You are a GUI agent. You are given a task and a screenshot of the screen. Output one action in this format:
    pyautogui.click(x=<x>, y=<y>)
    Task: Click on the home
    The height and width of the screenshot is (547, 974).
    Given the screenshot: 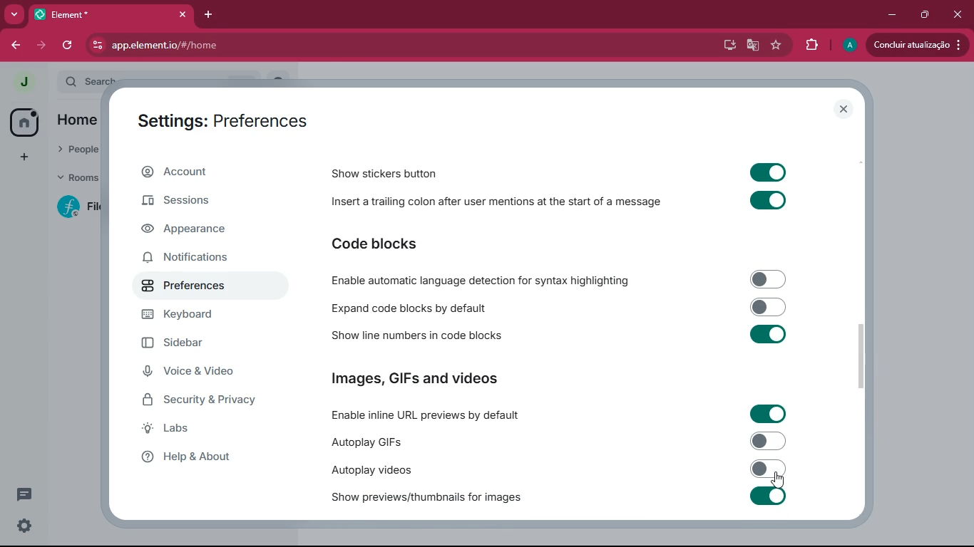 What is the action you would take?
    pyautogui.click(x=76, y=122)
    